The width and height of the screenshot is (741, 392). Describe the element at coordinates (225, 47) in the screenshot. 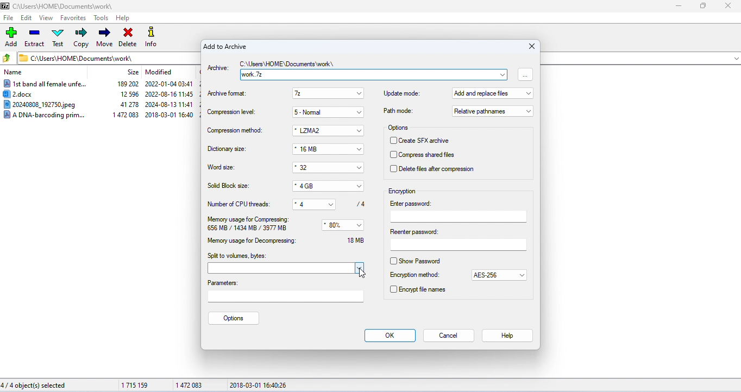

I see `add to archive` at that location.